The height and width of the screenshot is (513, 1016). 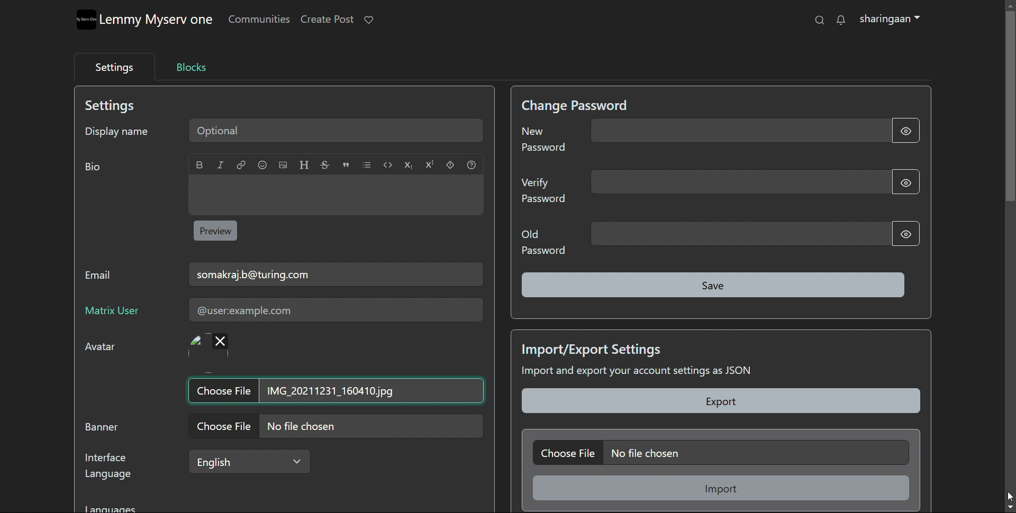 I want to click on export account settings, so click(x=722, y=401).